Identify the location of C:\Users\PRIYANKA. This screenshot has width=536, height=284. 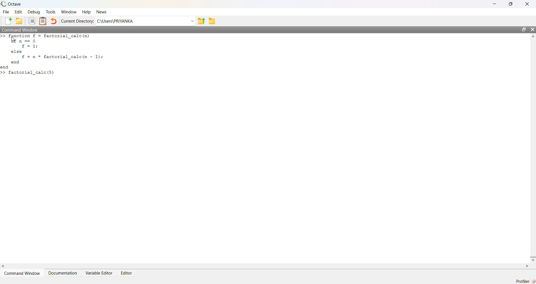
(116, 21).